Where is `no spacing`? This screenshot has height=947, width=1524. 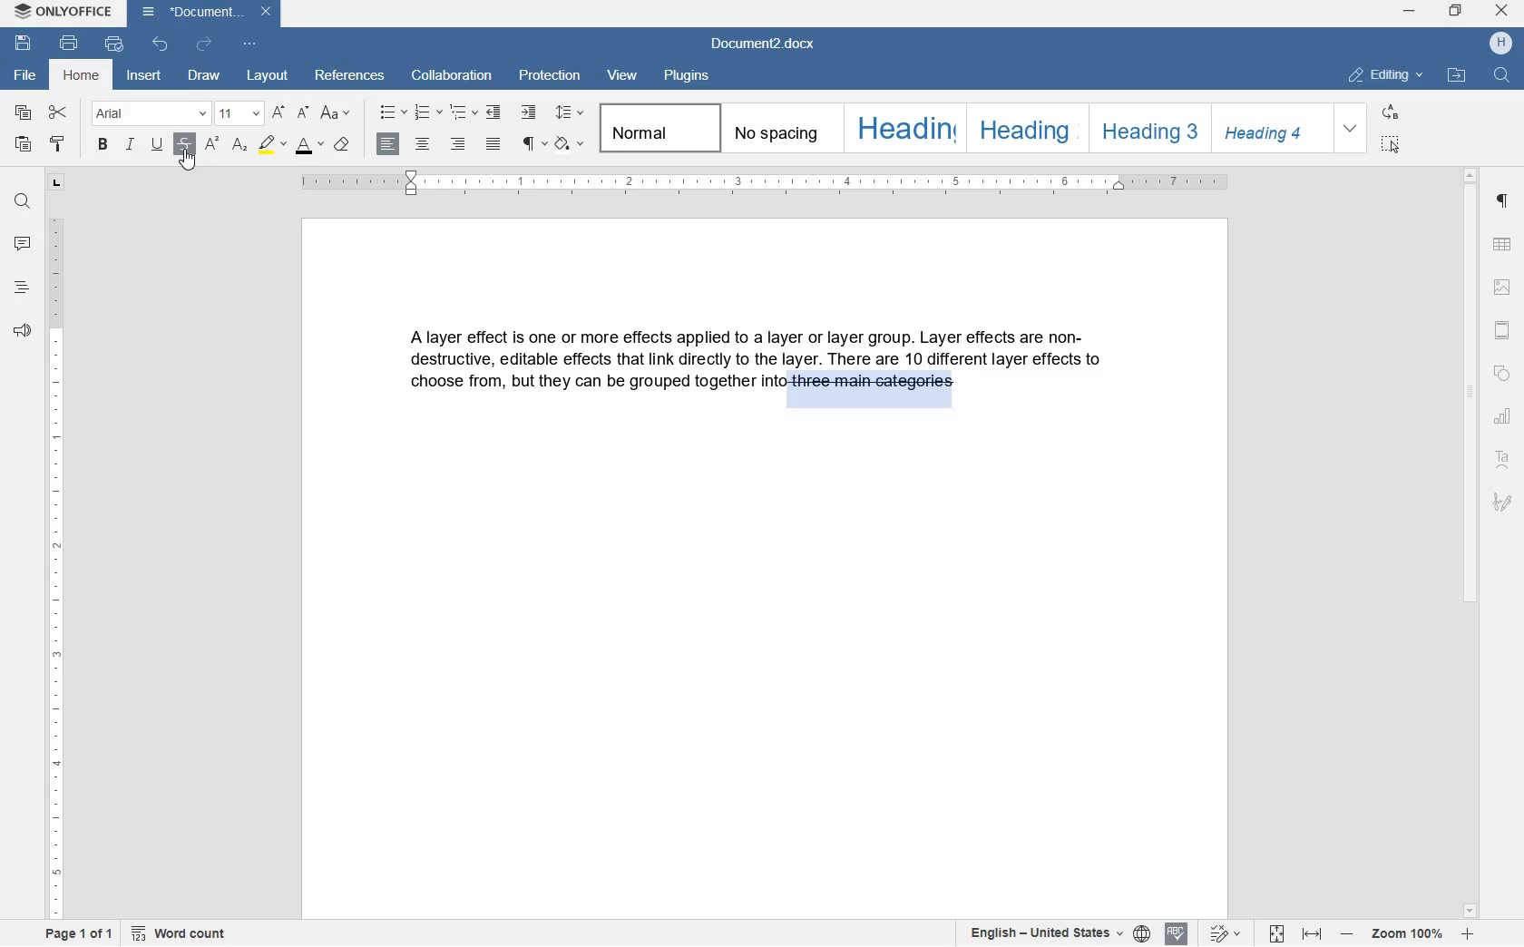 no spacing is located at coordinates (778, 127).